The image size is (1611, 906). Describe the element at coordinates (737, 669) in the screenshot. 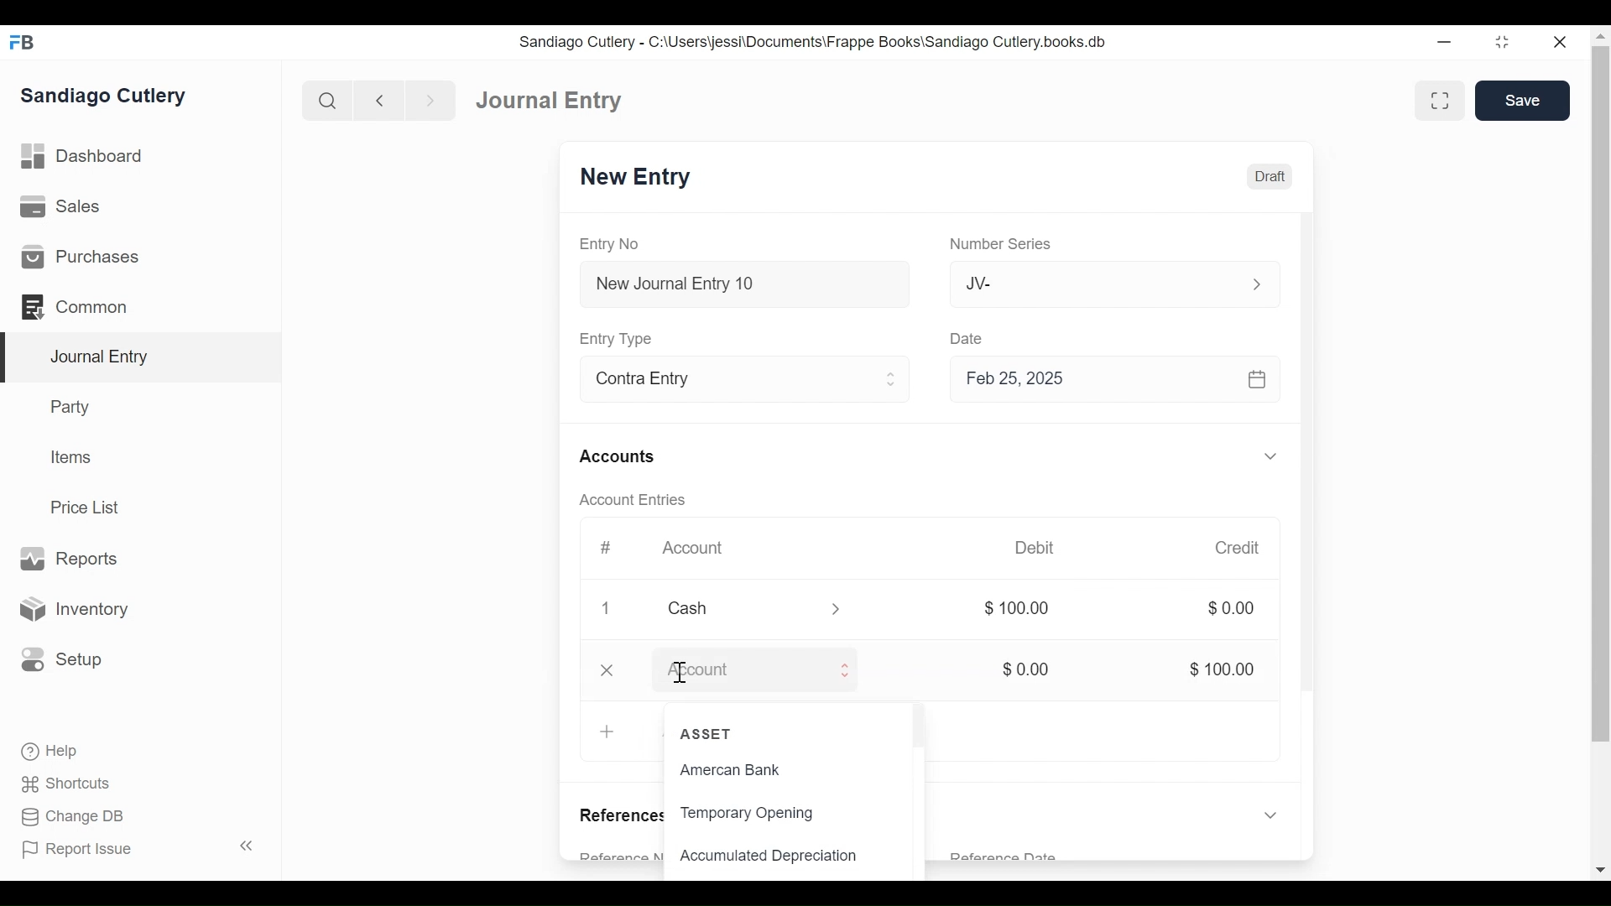

I see `Account` at that location.